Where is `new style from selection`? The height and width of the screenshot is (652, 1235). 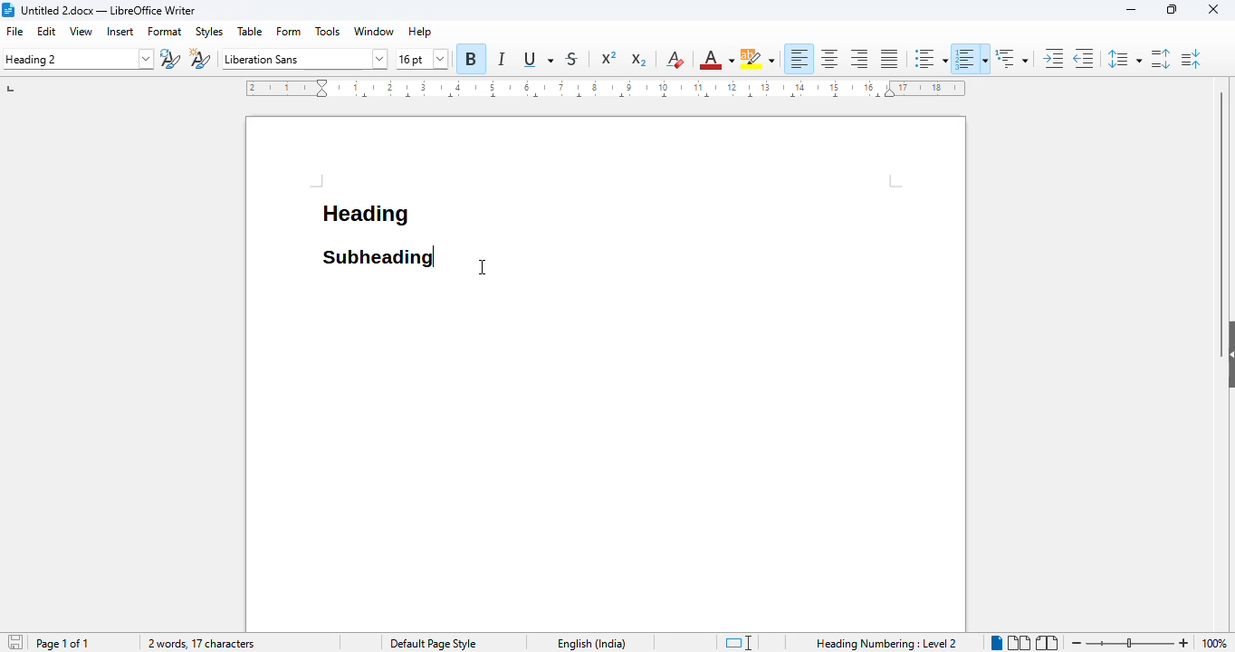 new style from selection is located at coordinates (199, 59).